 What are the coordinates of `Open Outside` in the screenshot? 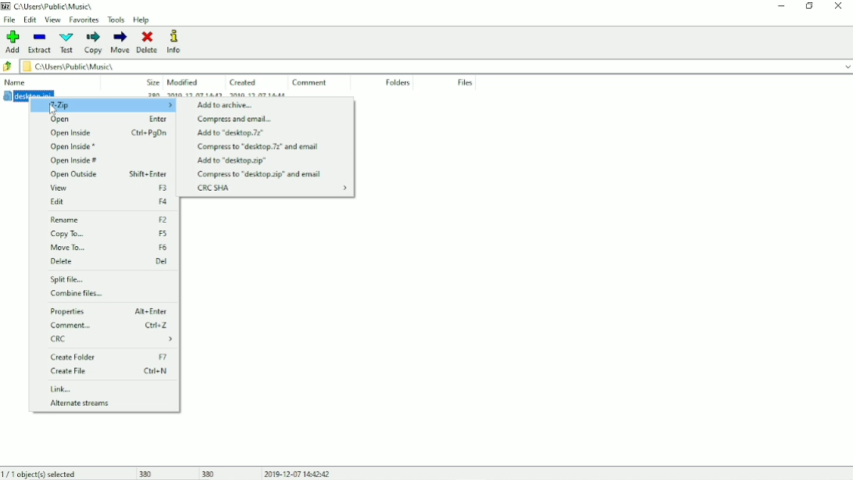 It's located at (107, 175).